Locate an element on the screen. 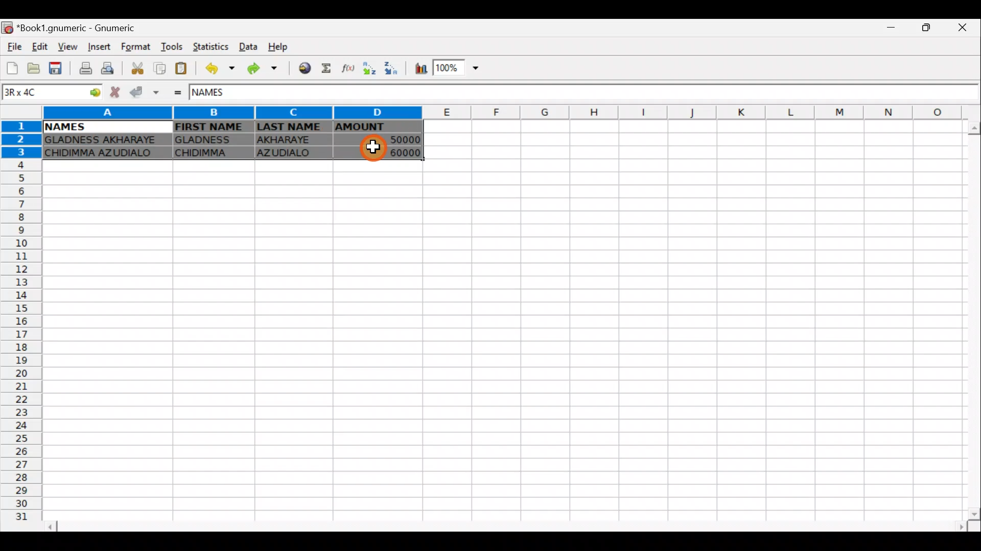  File is located at coordinates (14, 47).